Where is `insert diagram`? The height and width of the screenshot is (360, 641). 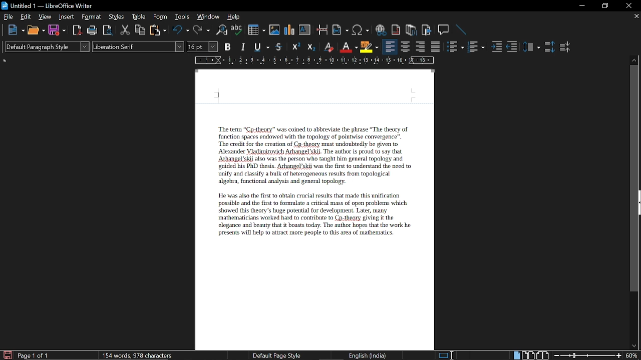
insert diagram is located at coordinates (289, 29).